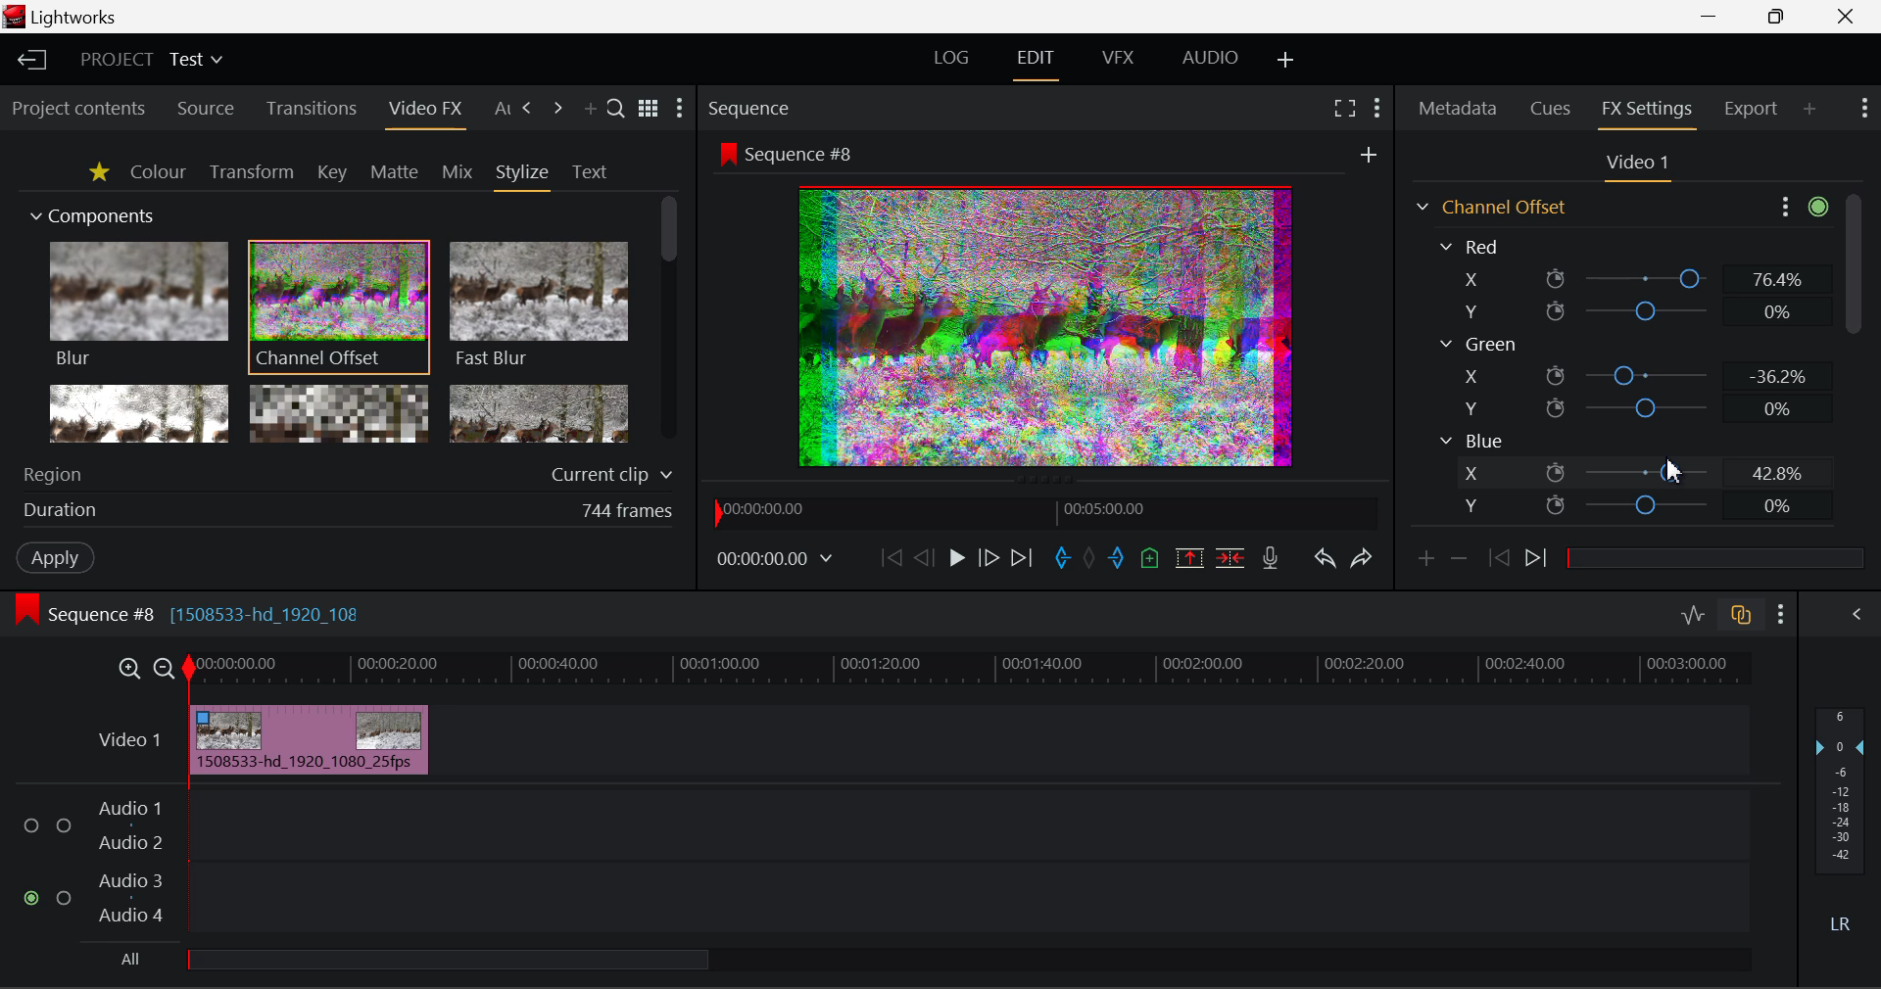  Describe the element at coordinates (1346, 111) in the screenshot. I see `Full Screen` at that location.